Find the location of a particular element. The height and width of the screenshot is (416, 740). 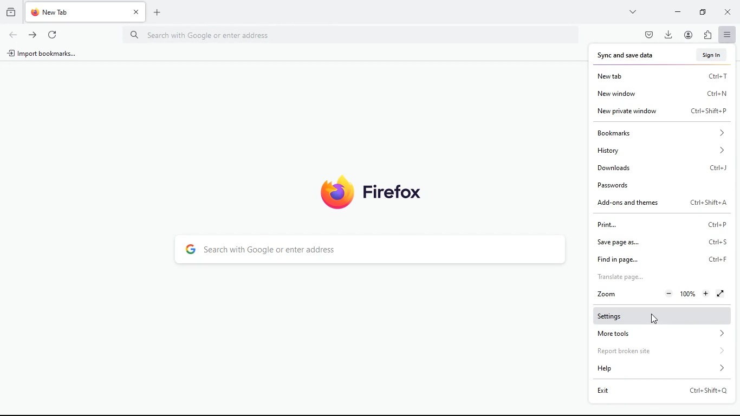

new window is located at coordinates (661, 93).